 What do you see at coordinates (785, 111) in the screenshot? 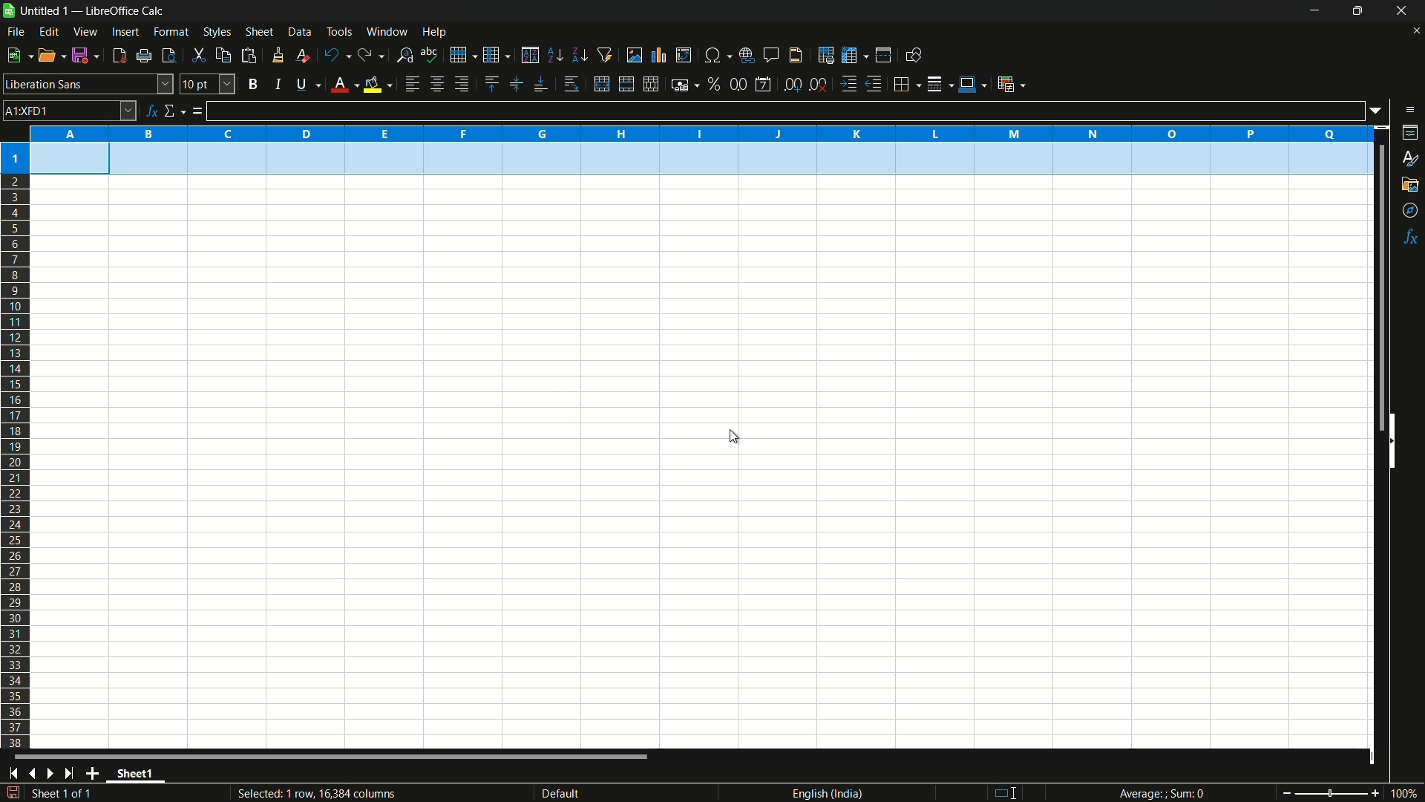
I see `formula input line` at bounding box center [785, 111].